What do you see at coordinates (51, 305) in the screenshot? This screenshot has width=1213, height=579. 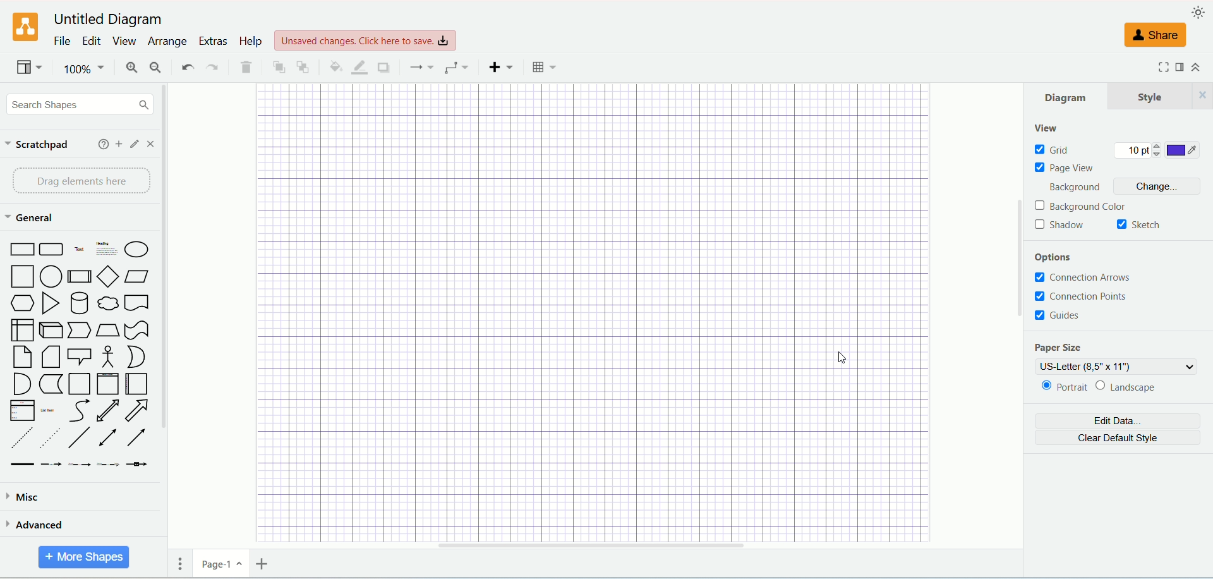 I see `Triangle` at bounding box center [51, 305].